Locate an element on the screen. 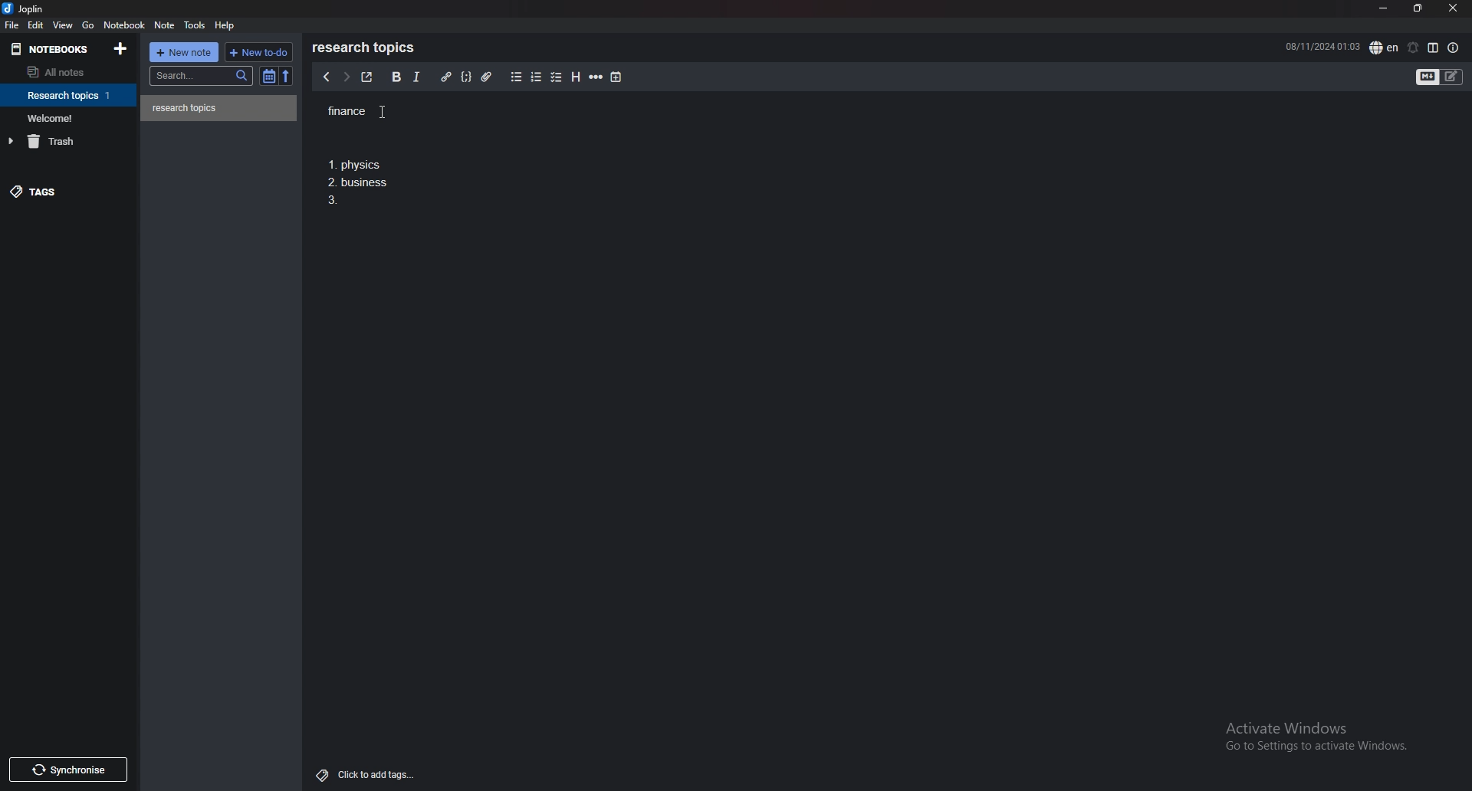 The height and width of the screenshot is (791, 1472). italic is located at coordinates (416, 77).